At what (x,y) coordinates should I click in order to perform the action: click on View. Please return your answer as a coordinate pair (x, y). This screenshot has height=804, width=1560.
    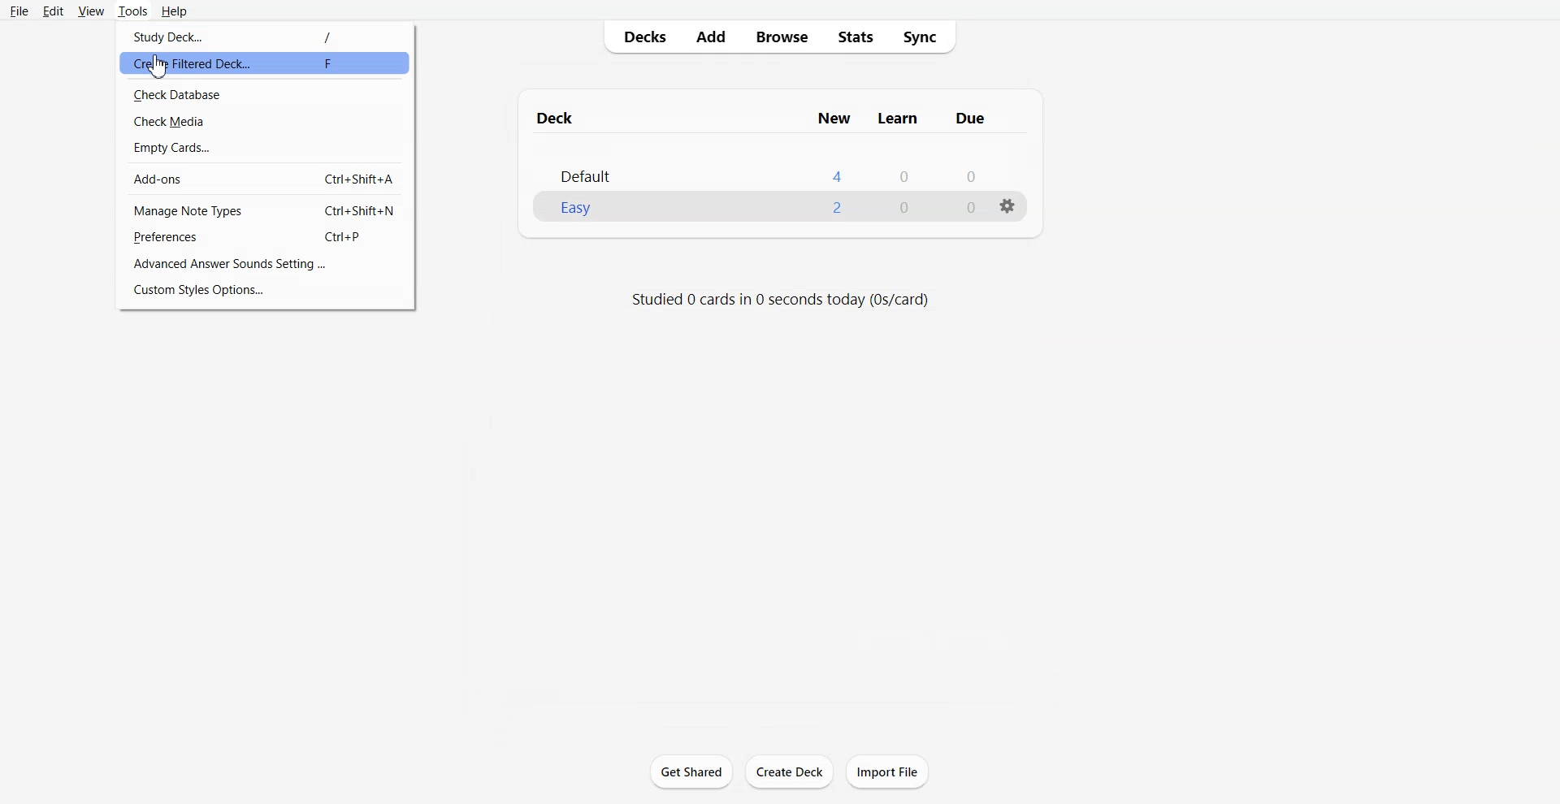
    Looking at the image, I should click on (91, 11).